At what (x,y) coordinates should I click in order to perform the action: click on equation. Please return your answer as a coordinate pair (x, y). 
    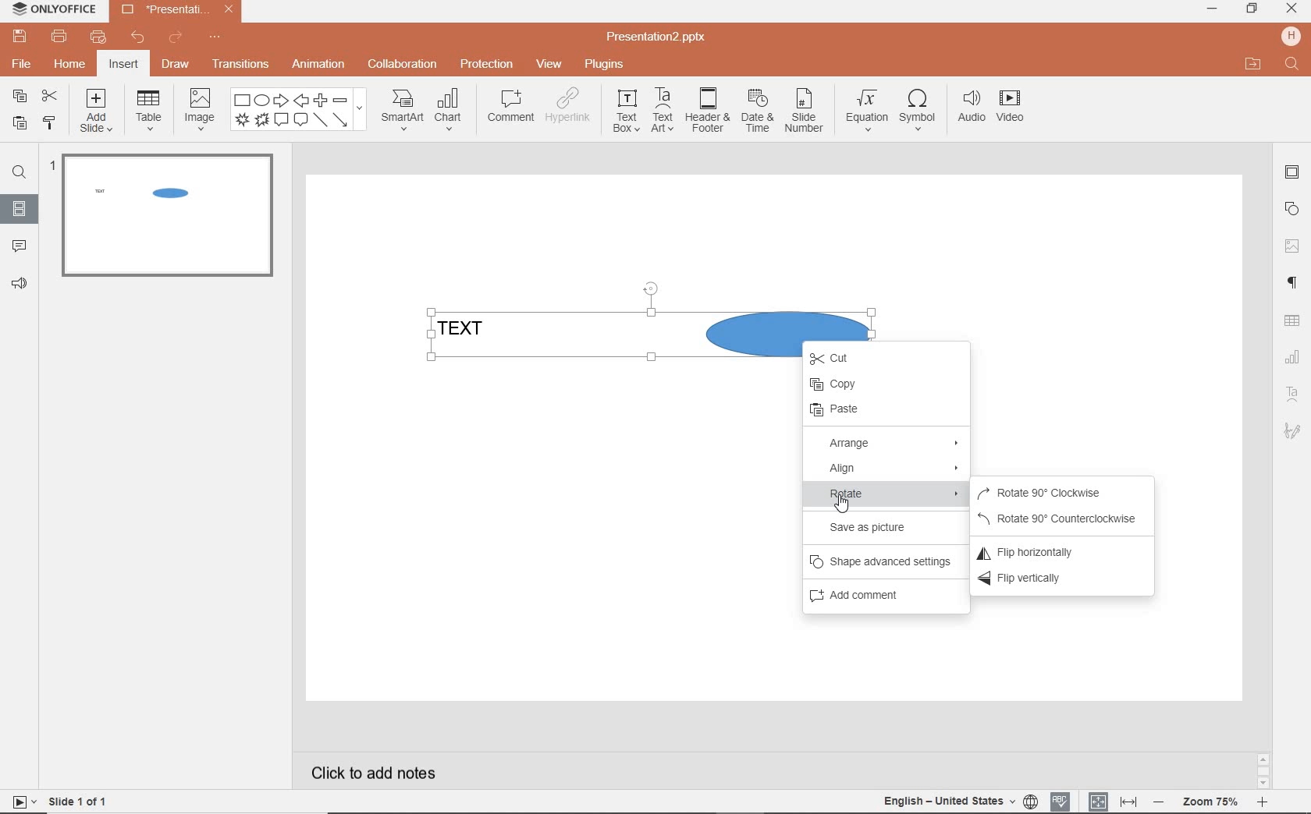
    Looking at the image, I should click on (864, 113).